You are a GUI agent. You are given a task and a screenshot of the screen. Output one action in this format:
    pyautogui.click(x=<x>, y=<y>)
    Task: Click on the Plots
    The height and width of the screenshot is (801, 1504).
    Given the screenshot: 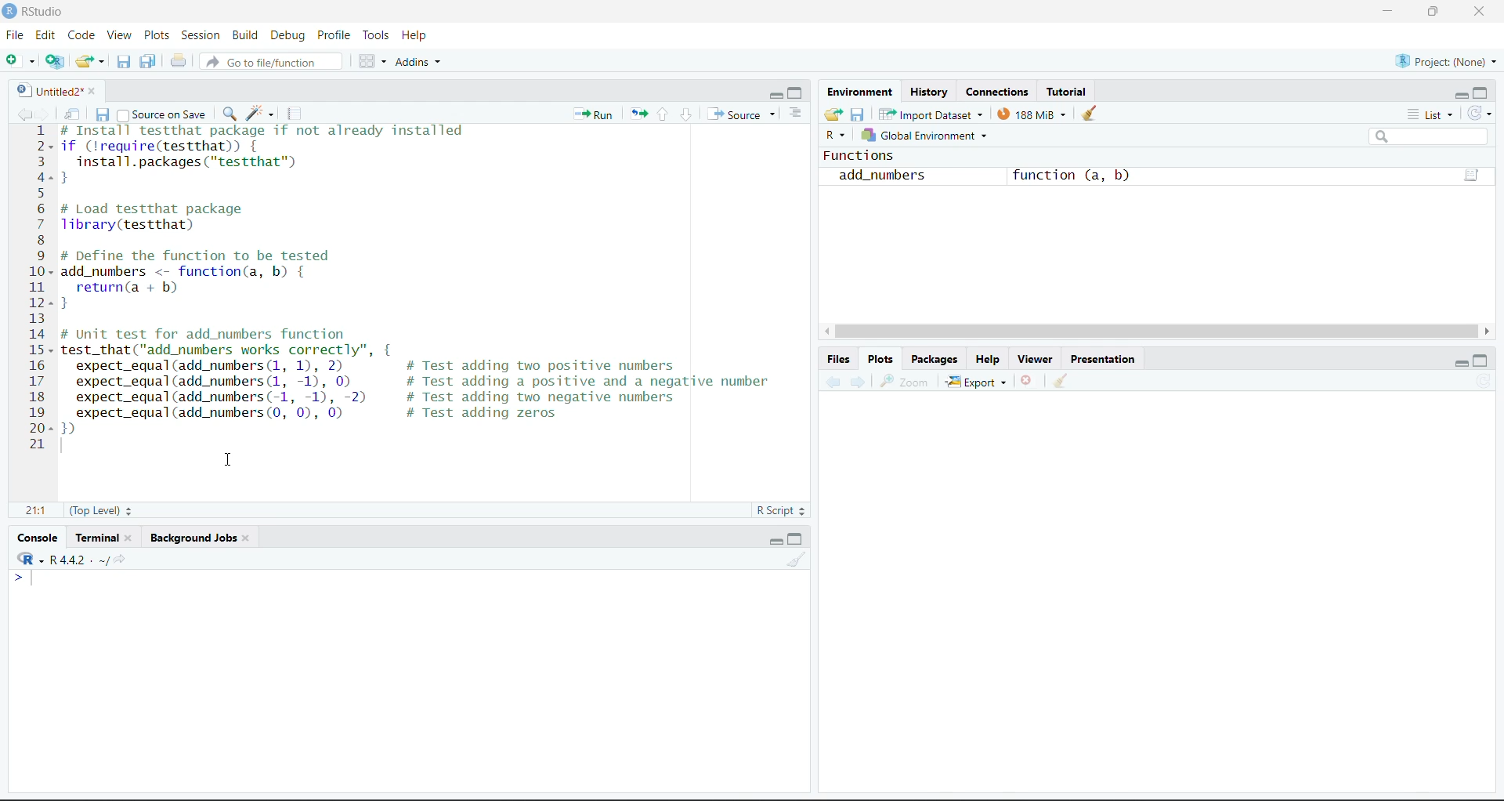 What is the action you would take?
    pyautogui.click(x=880, y=360)
    